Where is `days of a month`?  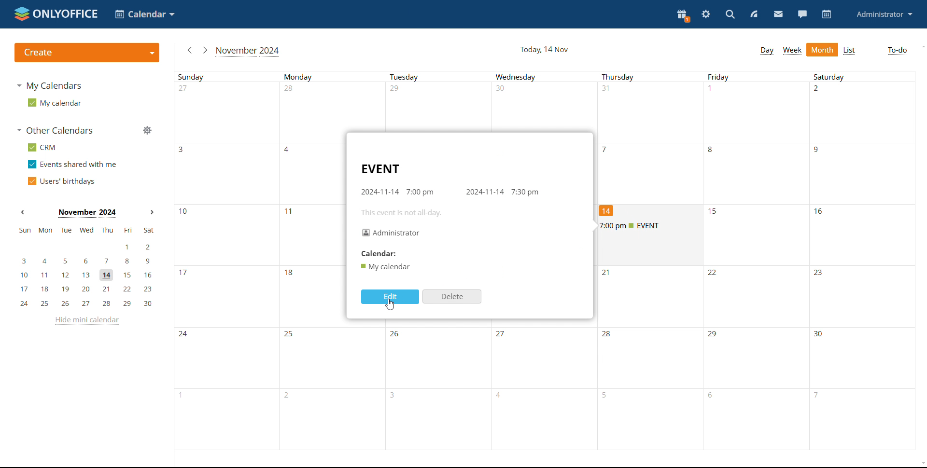
days of a month is located at coordinates (754, 167).